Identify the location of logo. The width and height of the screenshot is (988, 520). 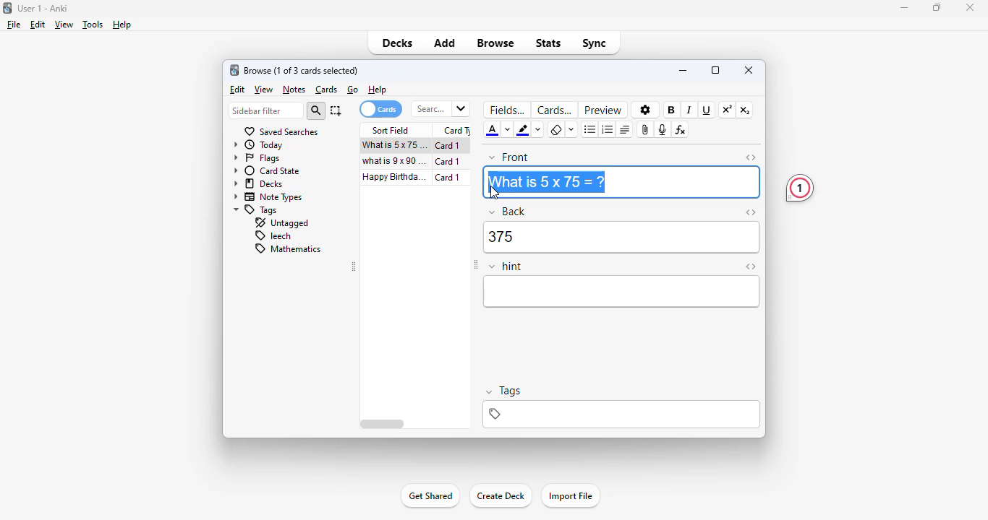
(234, 70).